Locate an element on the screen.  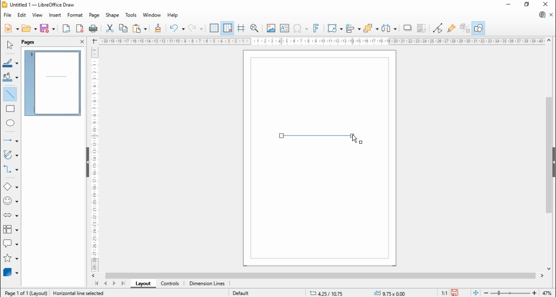
close pane is located at coordinates (82, 42).